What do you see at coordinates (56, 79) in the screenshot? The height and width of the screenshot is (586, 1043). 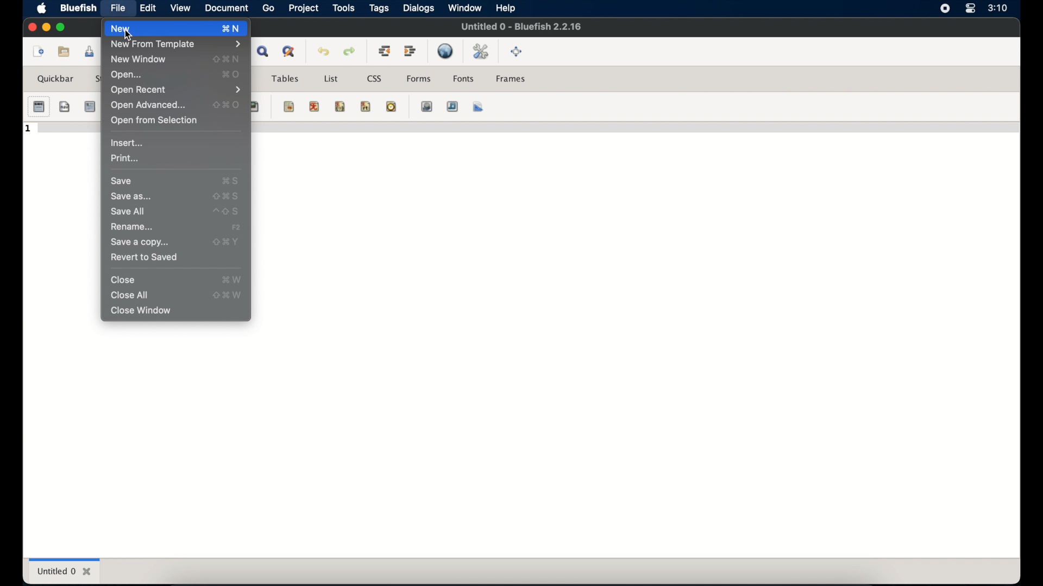 I see `quickbar` at bounding box center [56, 79].